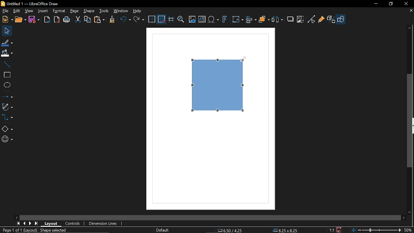  I want to click on Symbol shapes, so click(6, 140).